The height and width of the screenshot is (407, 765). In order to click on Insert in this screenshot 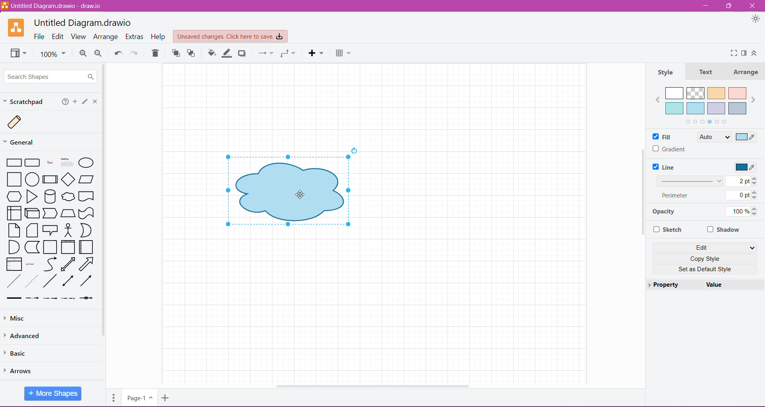, I will do `click(316, 53)`.